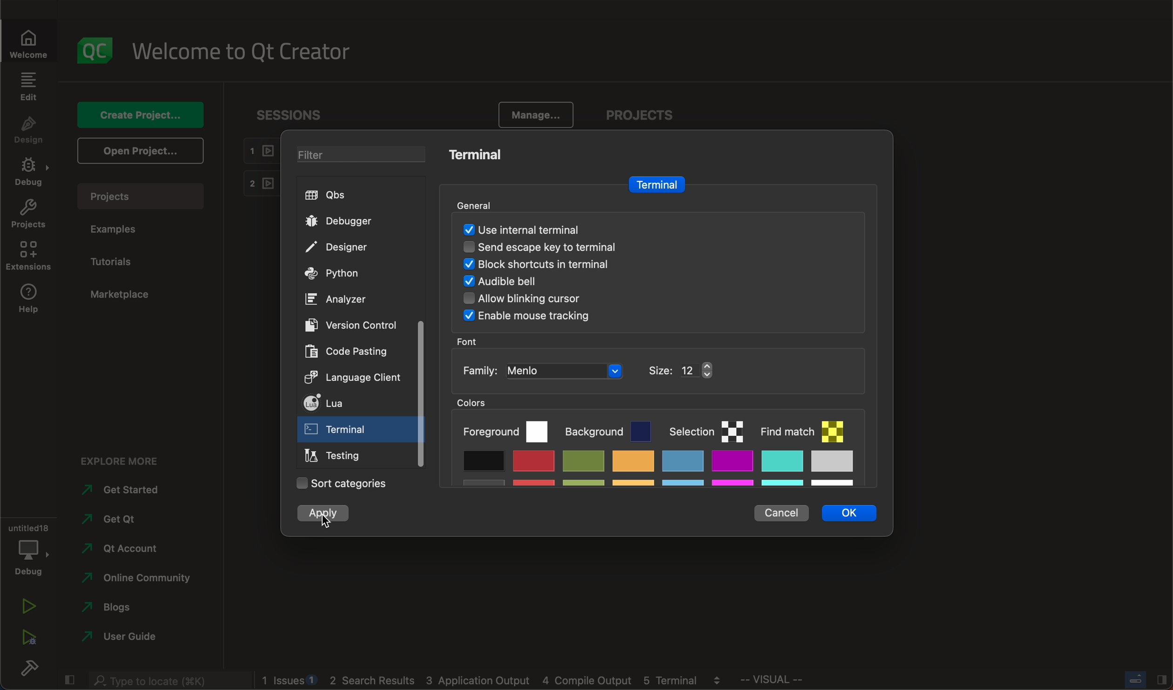 This screenshot has width=1173, height=690. Describe the element at coordinates (338, 301) in the screenshot. I see `analyzer` at that location.